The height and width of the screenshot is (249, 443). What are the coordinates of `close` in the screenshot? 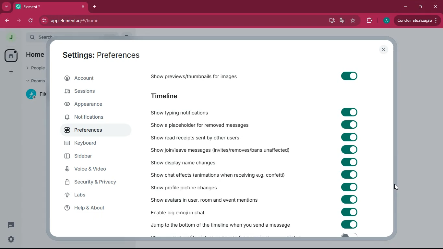 It's located at (384, 50).